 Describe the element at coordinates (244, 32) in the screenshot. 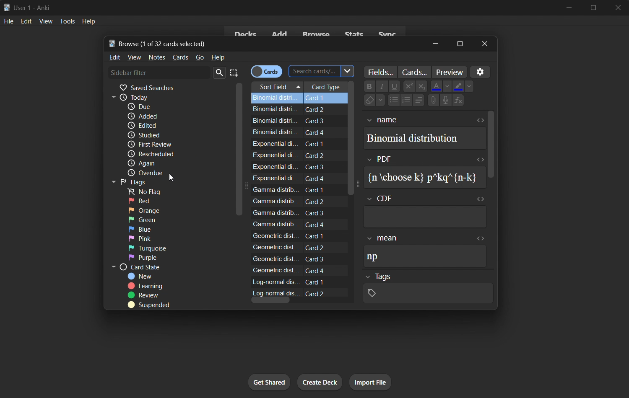

I see `decks` at that location.